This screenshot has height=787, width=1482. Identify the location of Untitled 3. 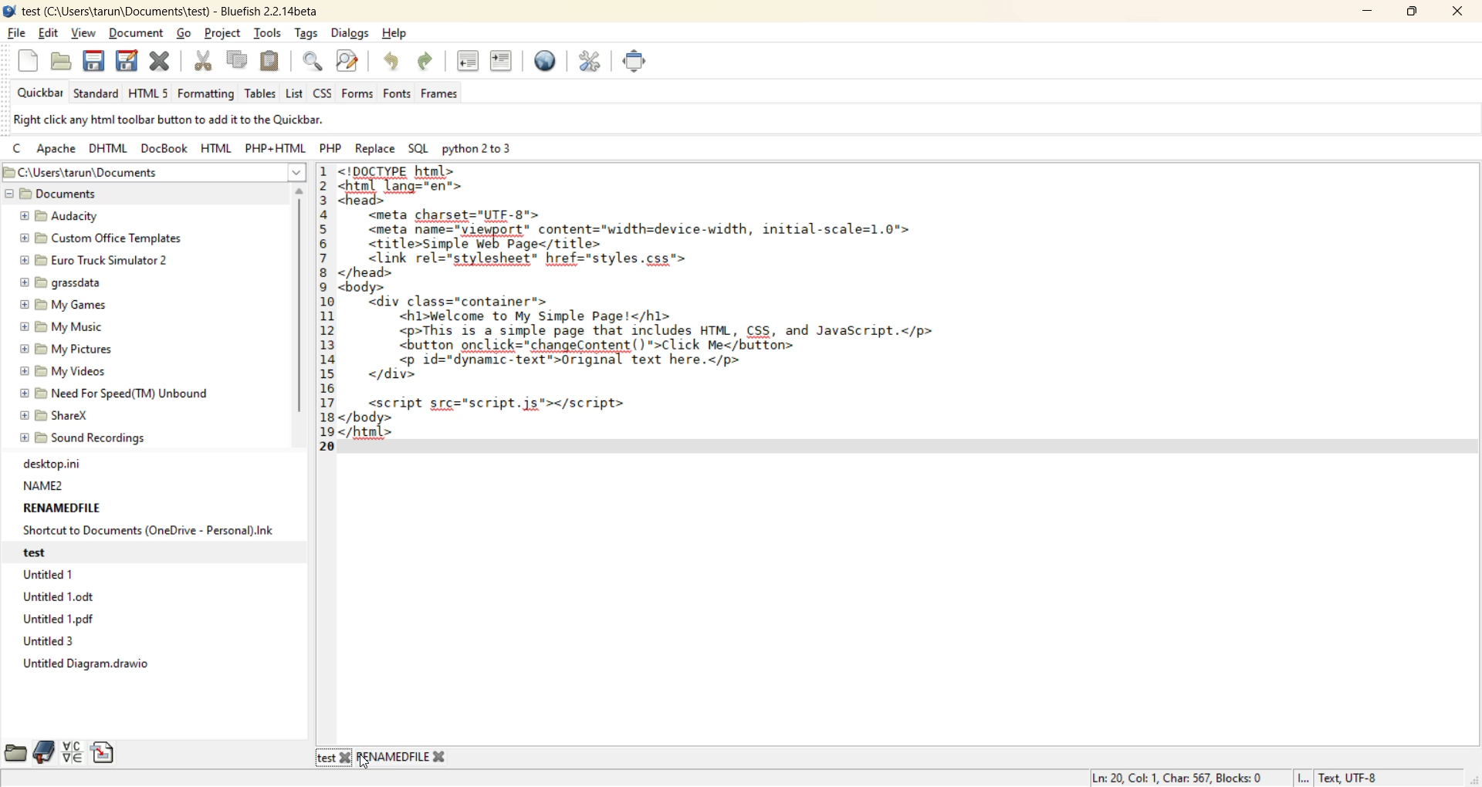
(53, 642).